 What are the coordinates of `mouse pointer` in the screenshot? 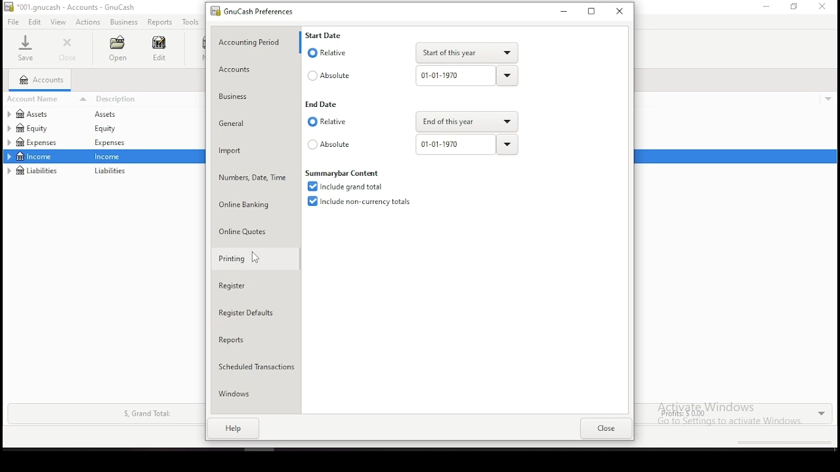 It's located at (253, 257).